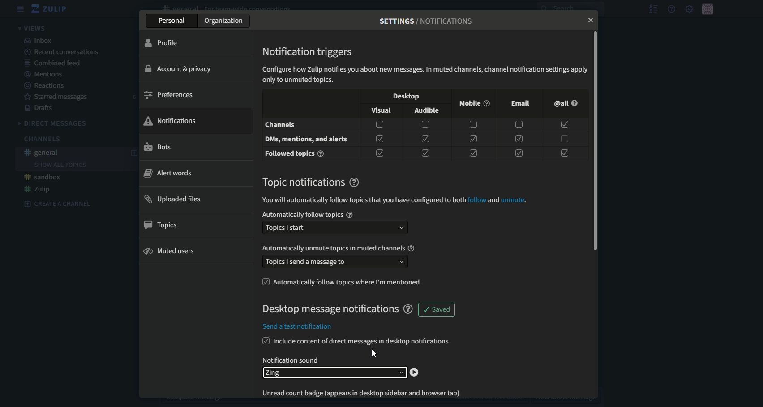 The width and height of the screenshot is (763, 407). Describe the element at coordinates (689, 8) in the screenshot. I see `main menu` at that location.